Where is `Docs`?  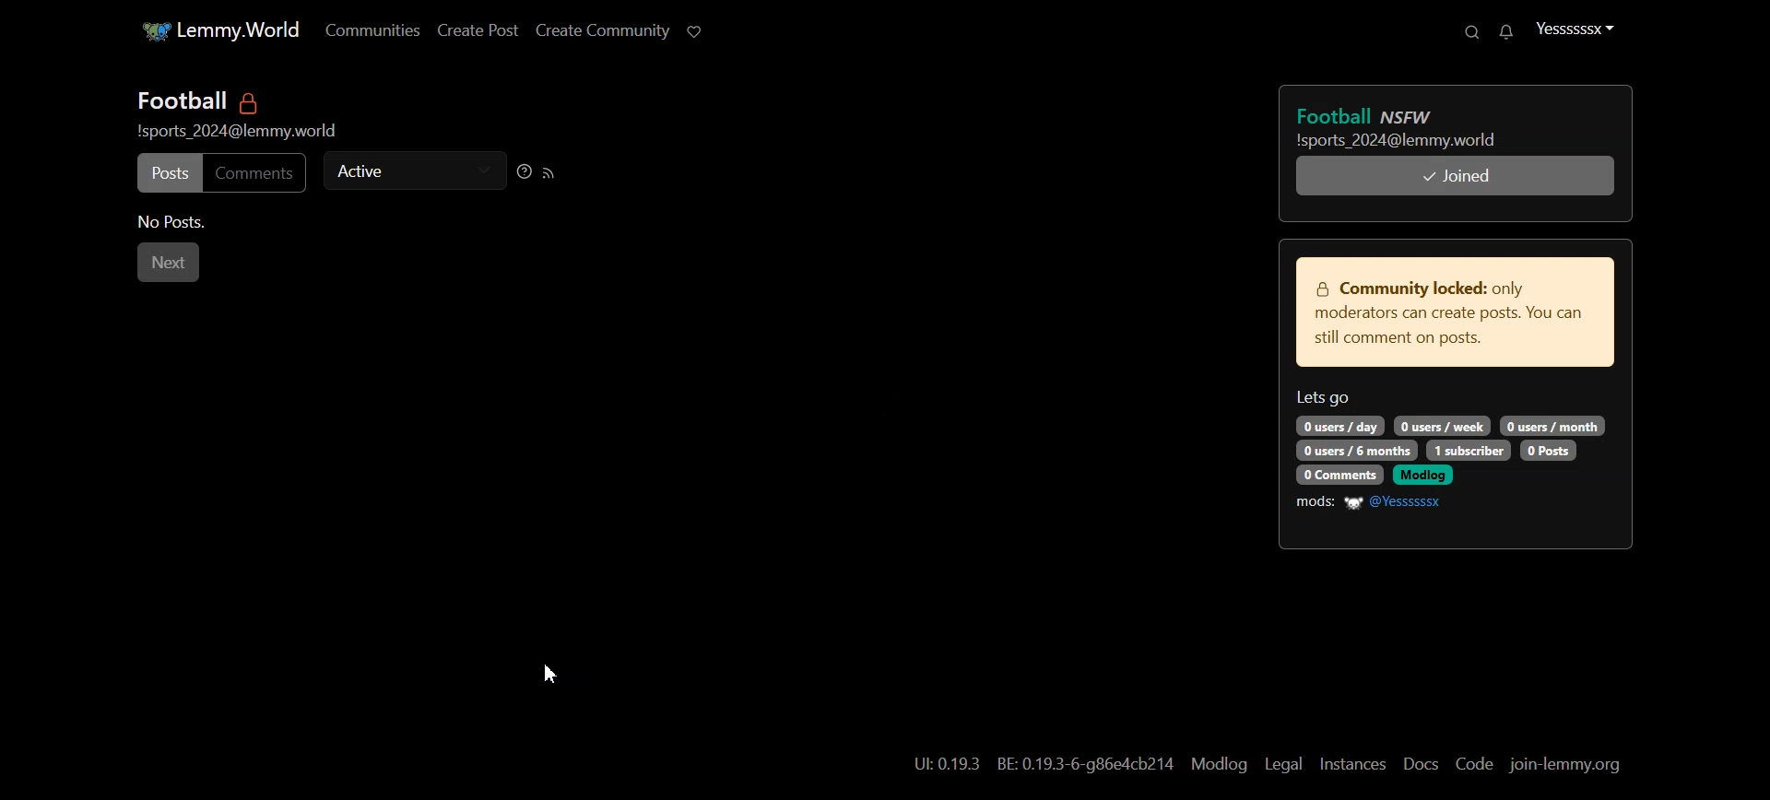
Docs is located at coordinates (1409, 763).